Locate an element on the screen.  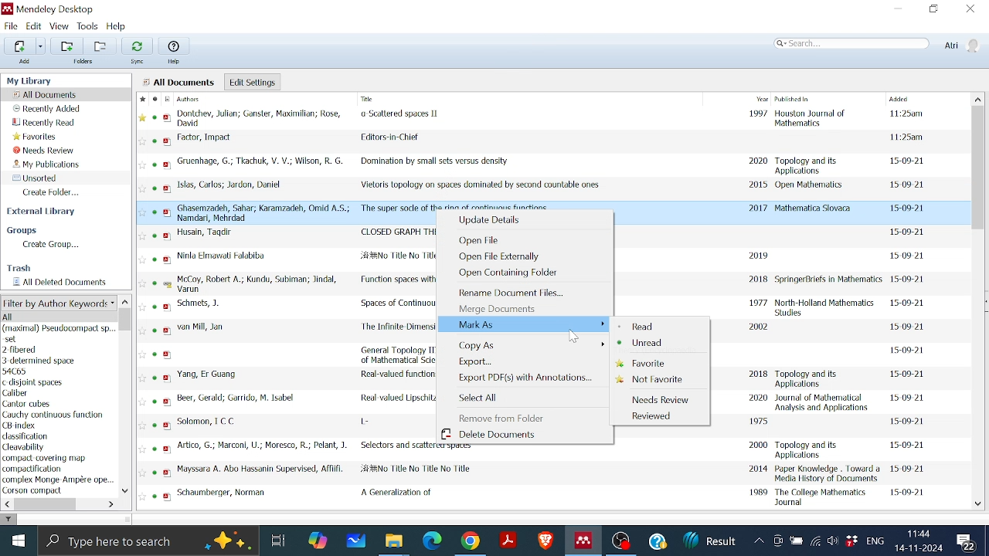
Groups is located at coordinates (22, 231).